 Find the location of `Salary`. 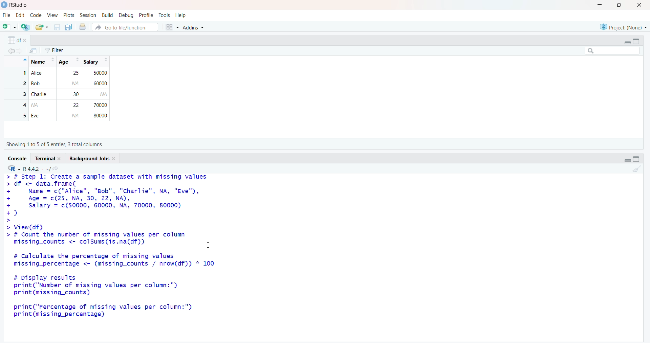

Salary is located at coordinates (95, 62).